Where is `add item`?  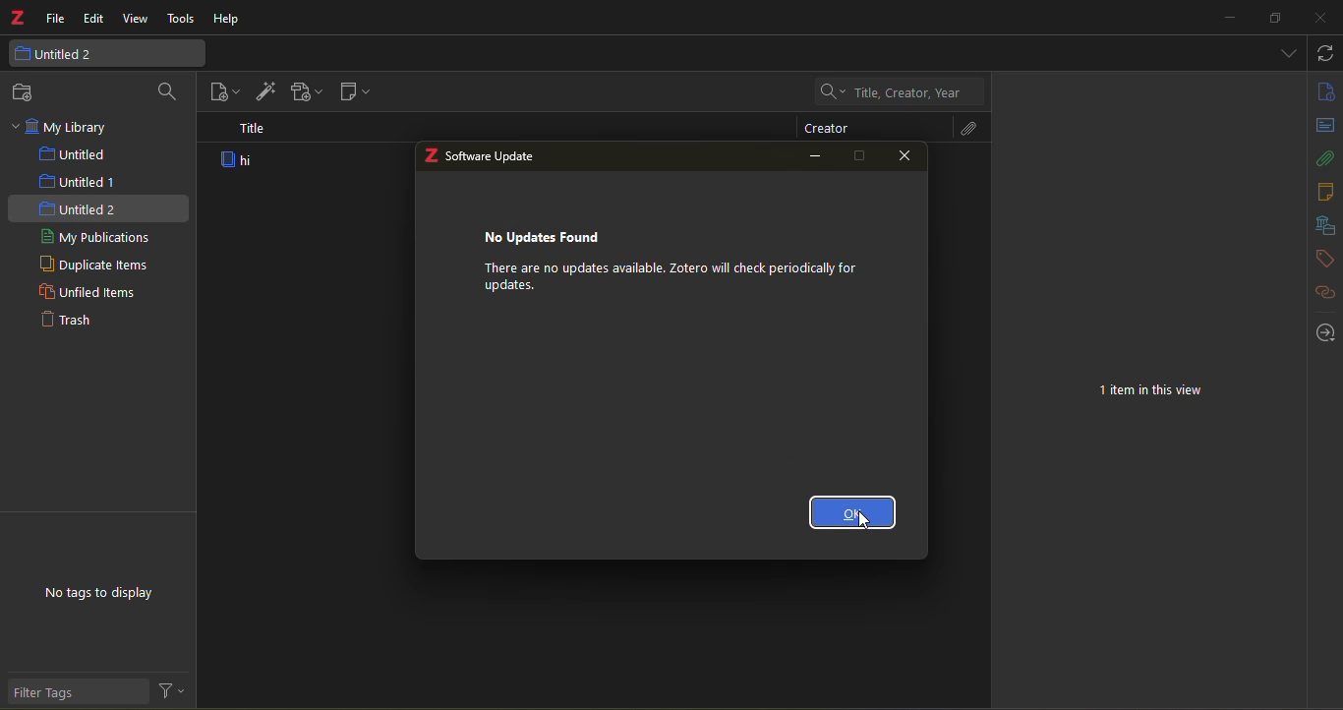 add item is located at coordinates (263, 91).